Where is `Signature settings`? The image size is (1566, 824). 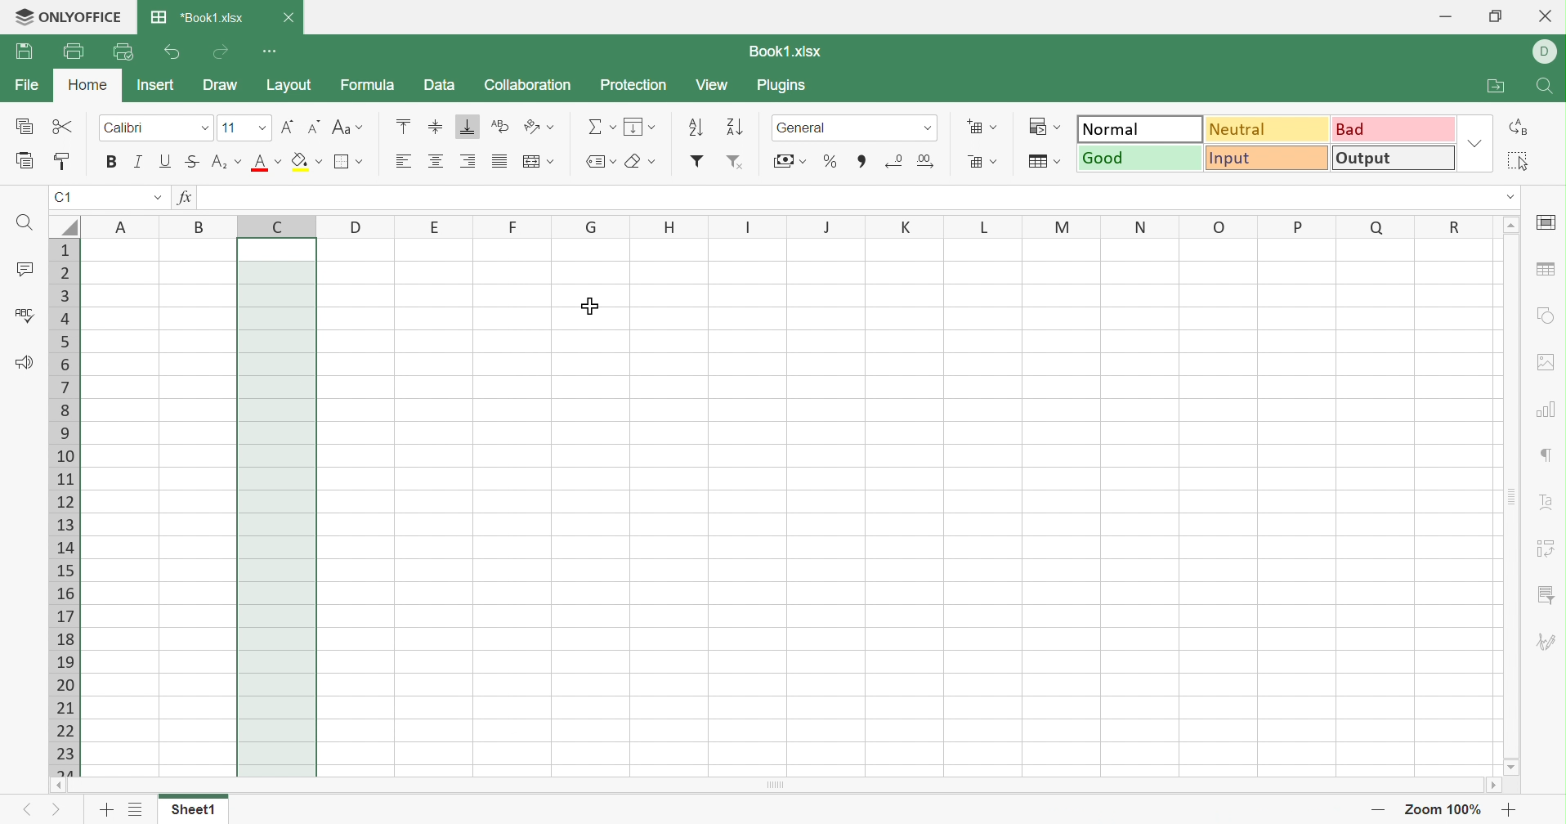
Signature settings is located at coordinates (1547, 643).